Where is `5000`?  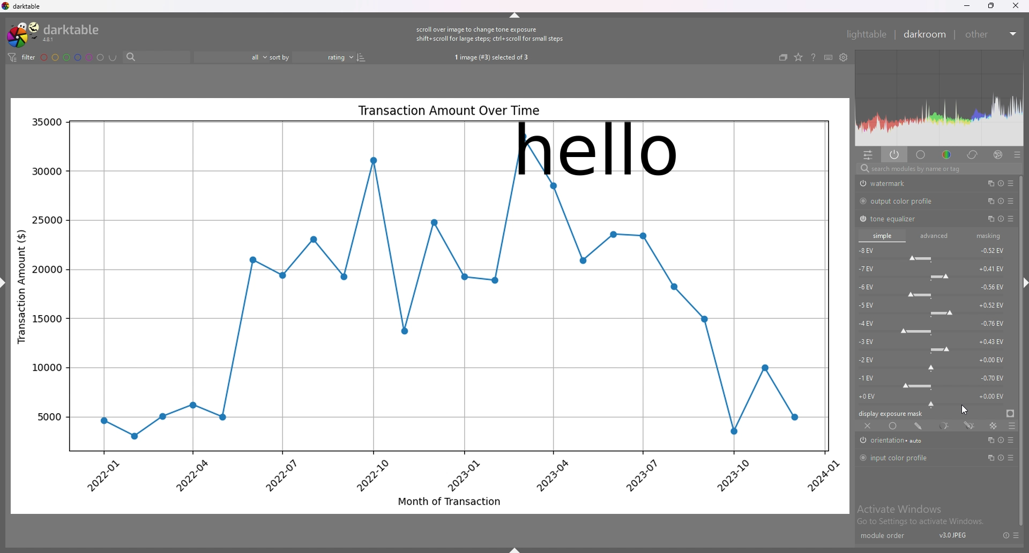 5000 is located at coordinates (48, 416).